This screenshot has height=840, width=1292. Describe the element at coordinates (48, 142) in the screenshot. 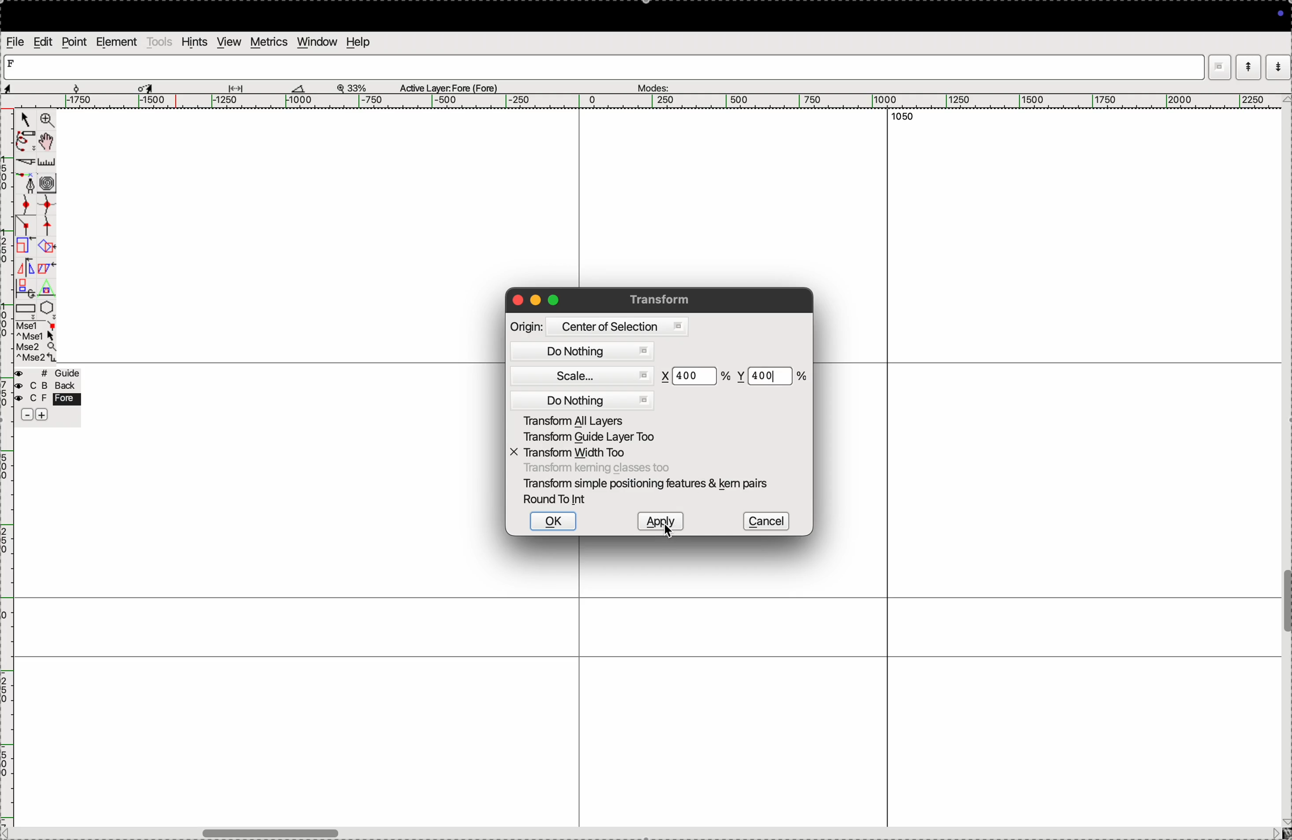

I see `toggle` at that location.